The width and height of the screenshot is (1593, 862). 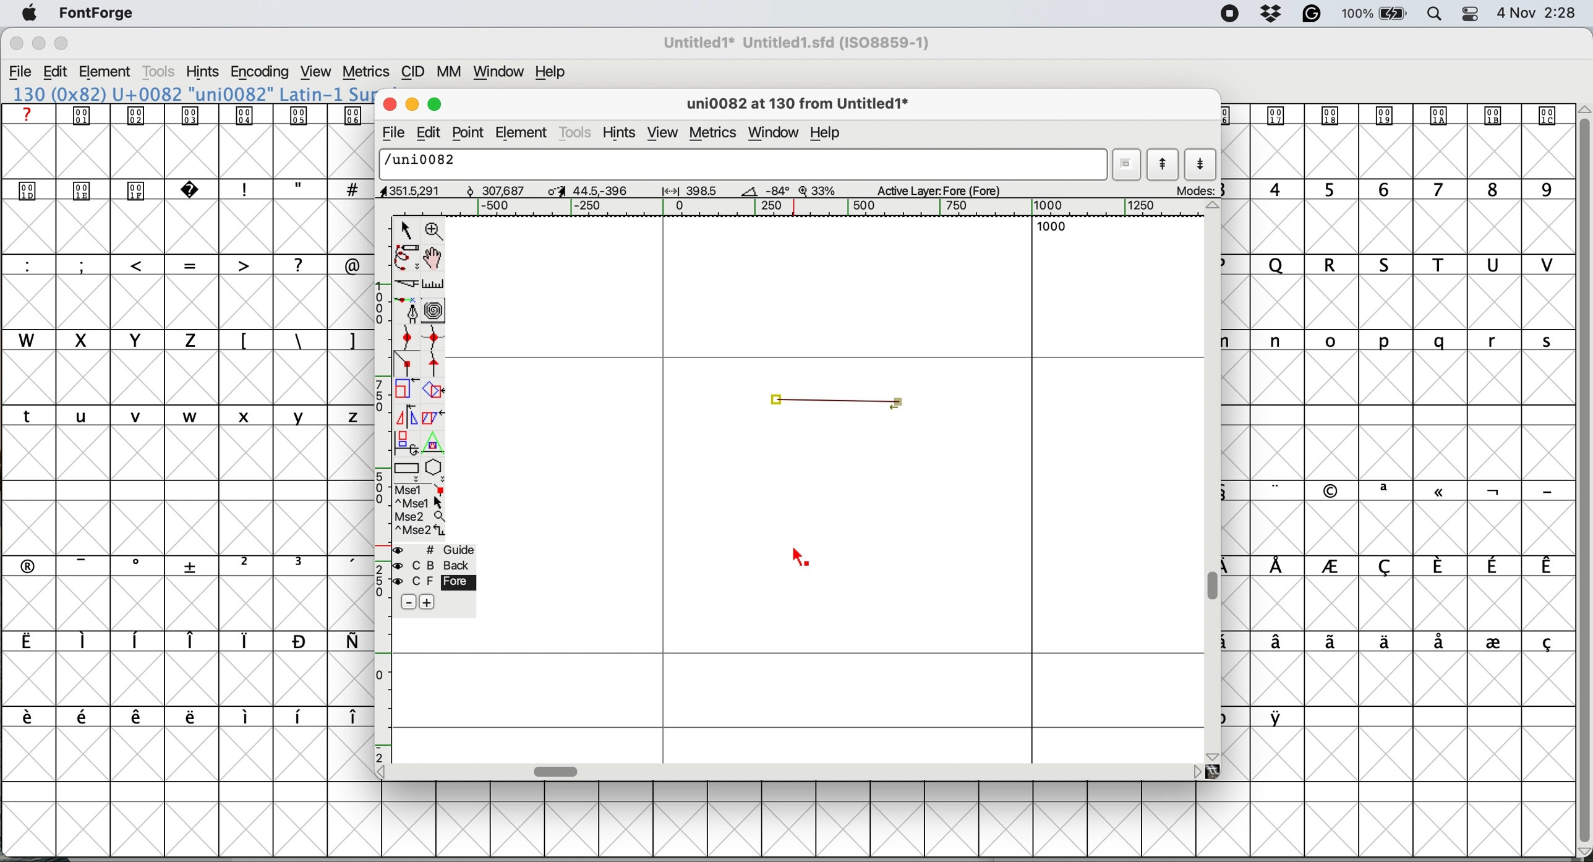 What do you see at coordinates (404, 417) in the screenshot?
I see `flip the selection` at bounding box center [404, 417].